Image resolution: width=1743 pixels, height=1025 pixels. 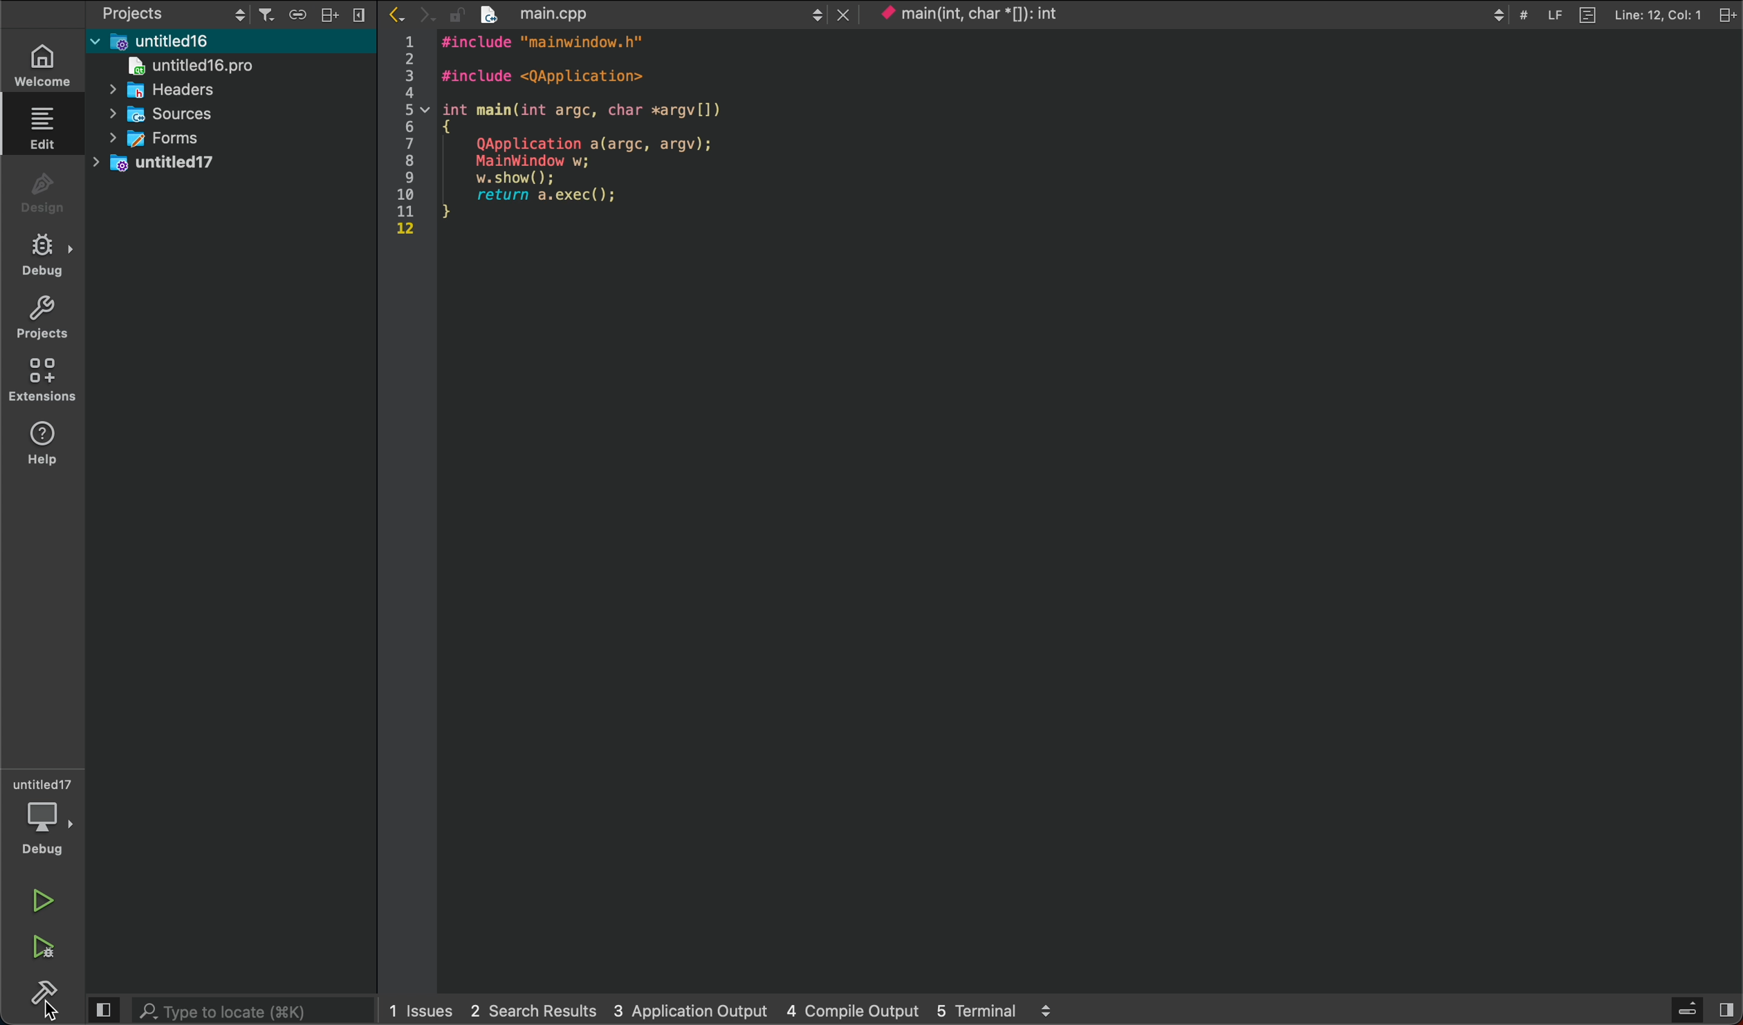 I want to click on untitled 17, so click(x=183, y=164).